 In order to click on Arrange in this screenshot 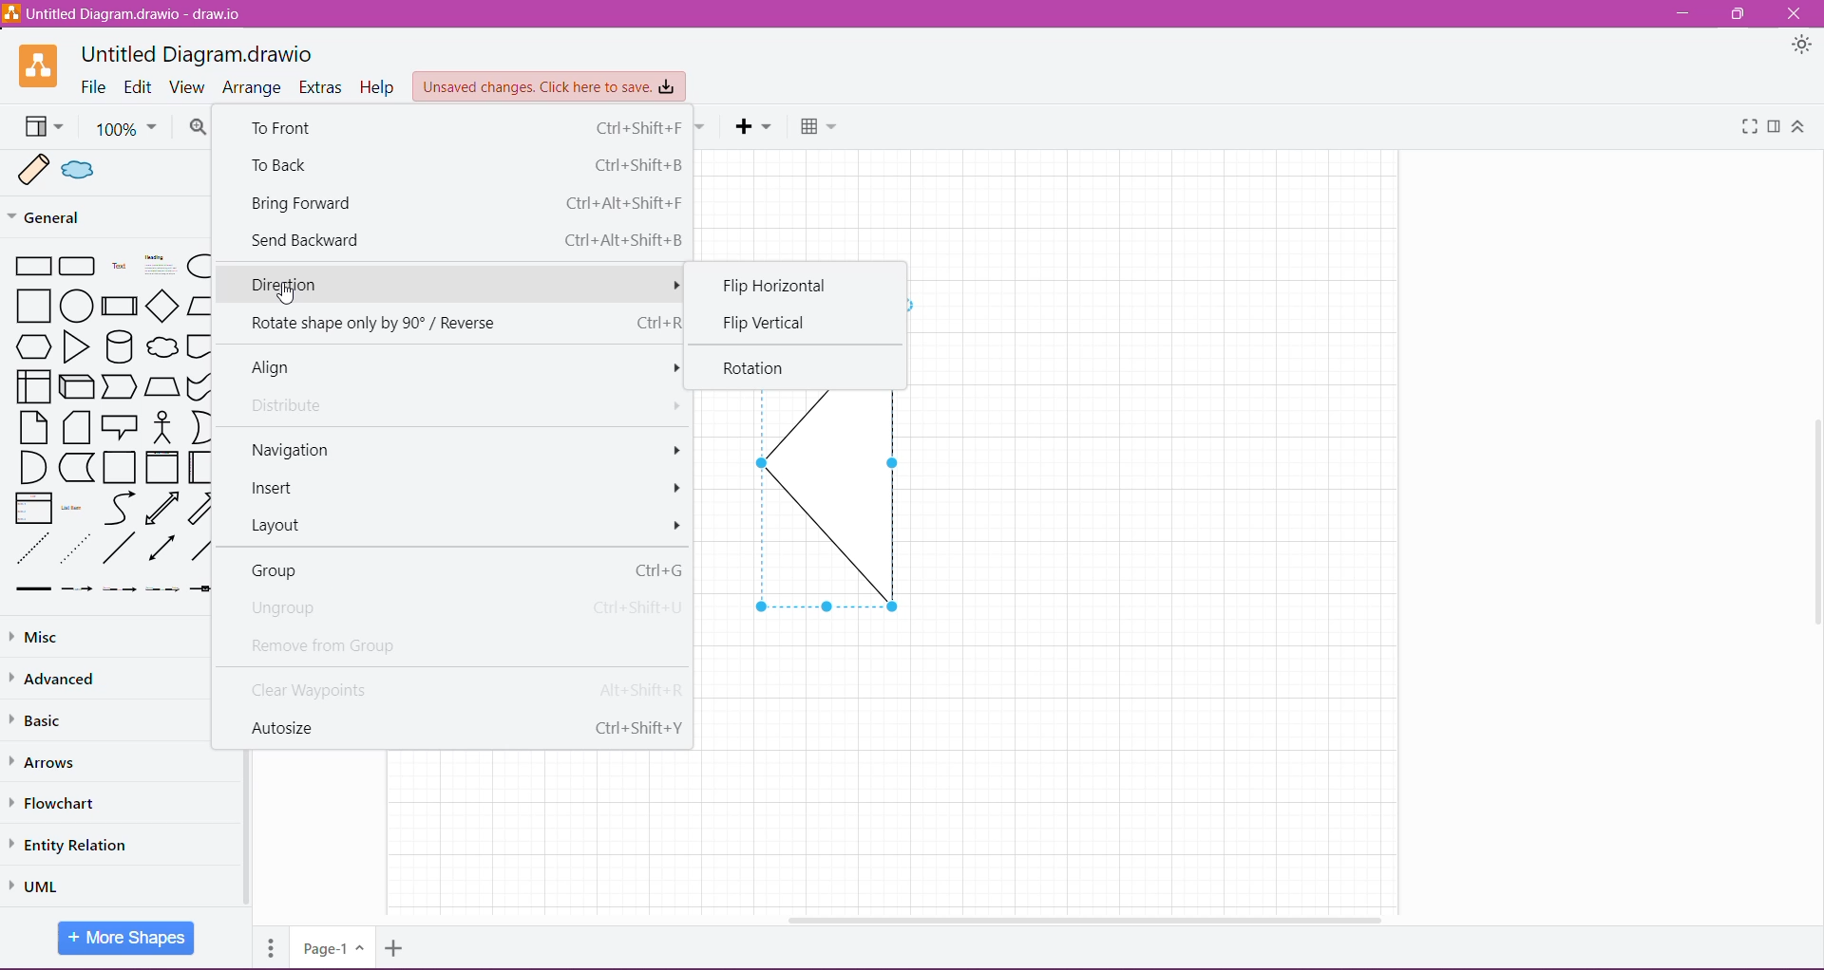, I will do `click(254, 86)`.